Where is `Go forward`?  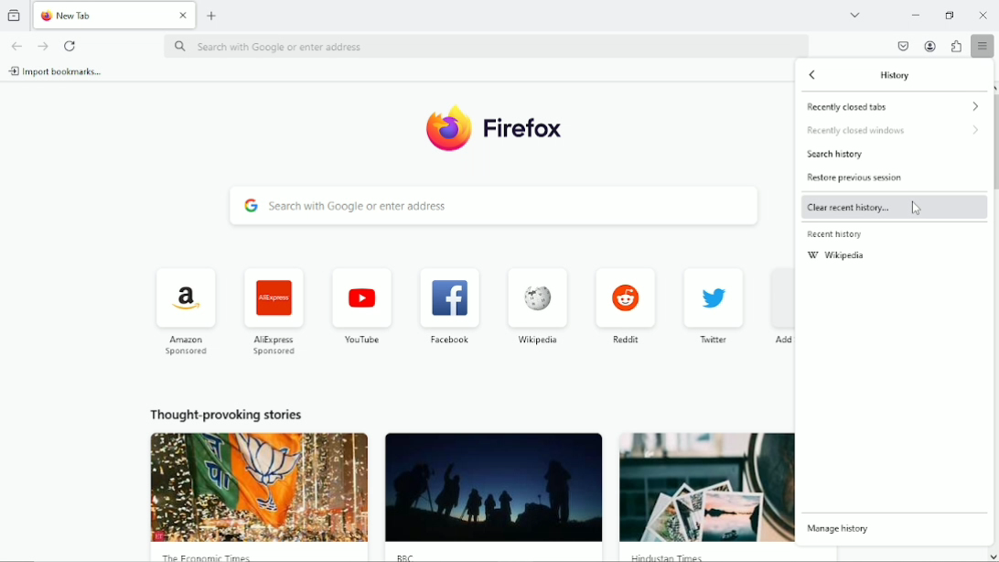
Go forward is located at coordinates (42, 46).